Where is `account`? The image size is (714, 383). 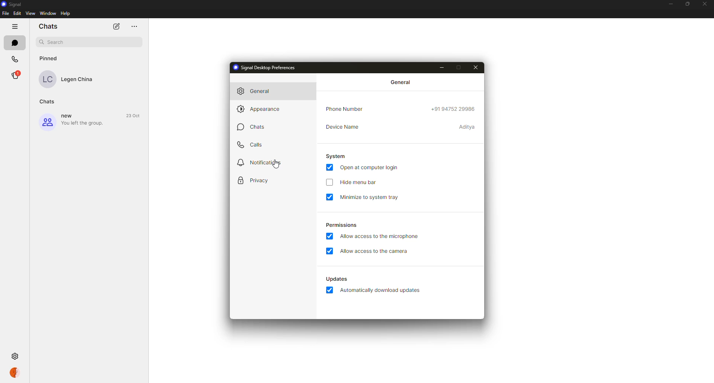
account is located at coordinates (12, 373).